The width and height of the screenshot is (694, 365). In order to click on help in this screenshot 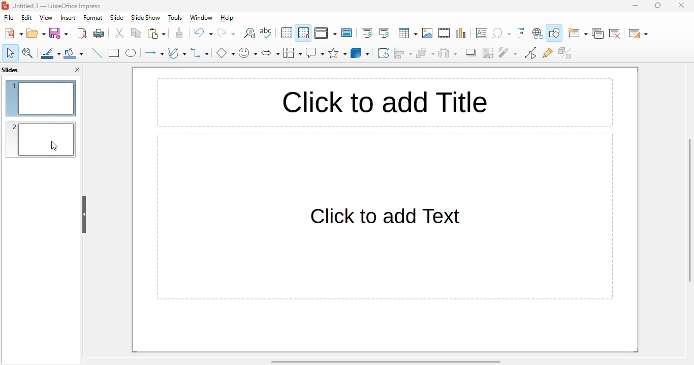, I will do `click(227, 18)`.